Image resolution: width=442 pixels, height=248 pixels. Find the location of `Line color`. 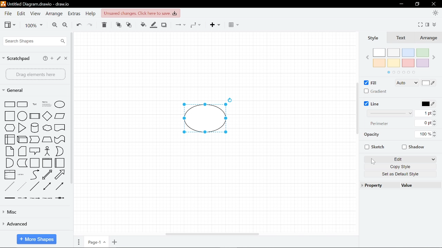

Line color is located at coordinates (426, 103).